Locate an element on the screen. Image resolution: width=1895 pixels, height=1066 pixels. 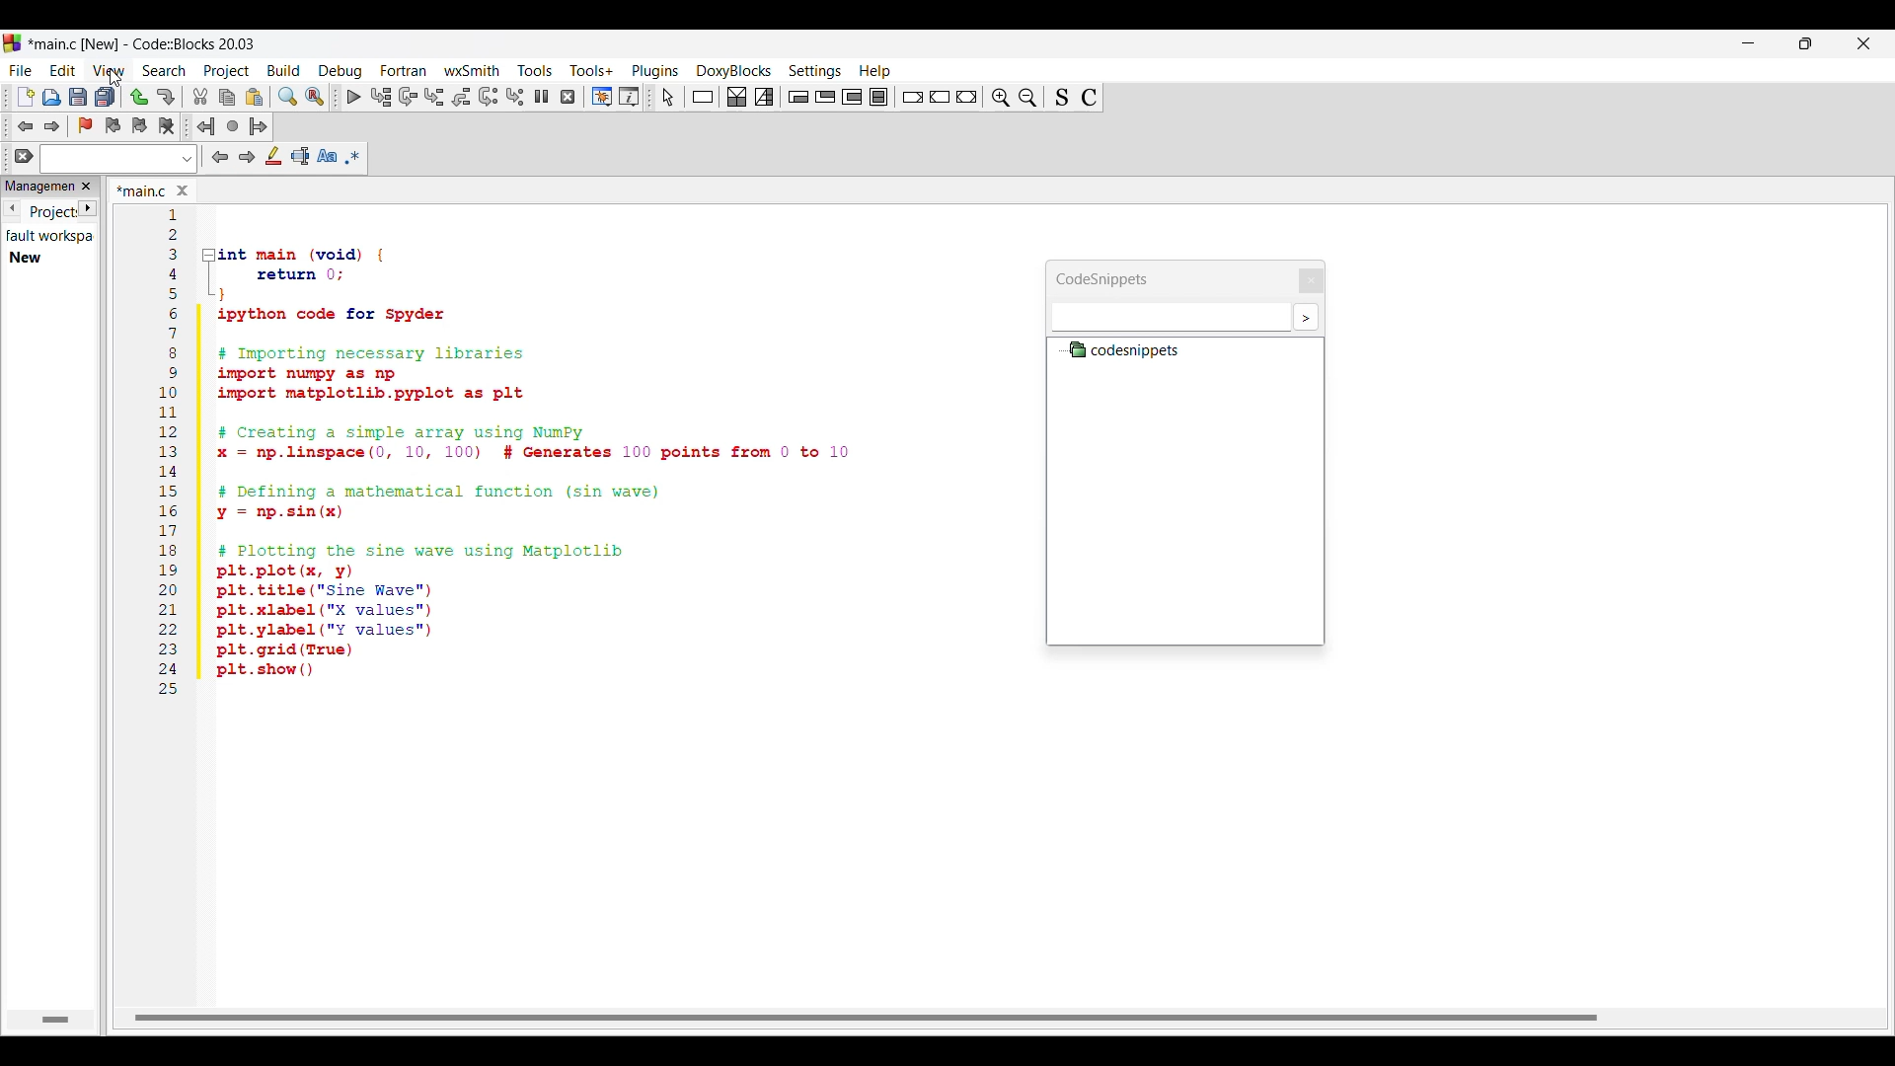
Selection is located at coordinates (764, 97).